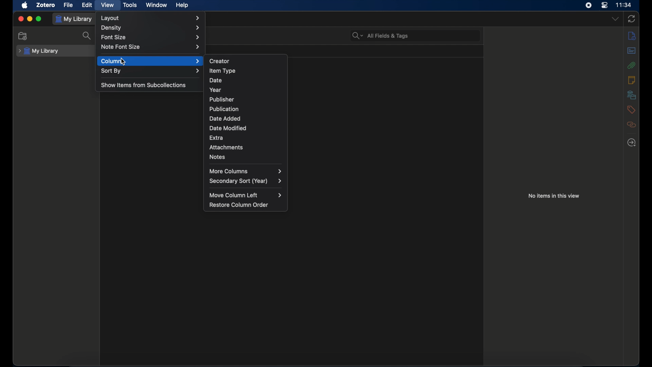 Image resolution: width=652 pixels, height=367 pixels. I want to click on date added, so click(225, 119).